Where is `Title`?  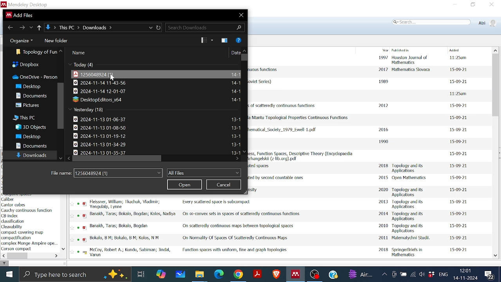
Title is located at coordinates (238, 226).